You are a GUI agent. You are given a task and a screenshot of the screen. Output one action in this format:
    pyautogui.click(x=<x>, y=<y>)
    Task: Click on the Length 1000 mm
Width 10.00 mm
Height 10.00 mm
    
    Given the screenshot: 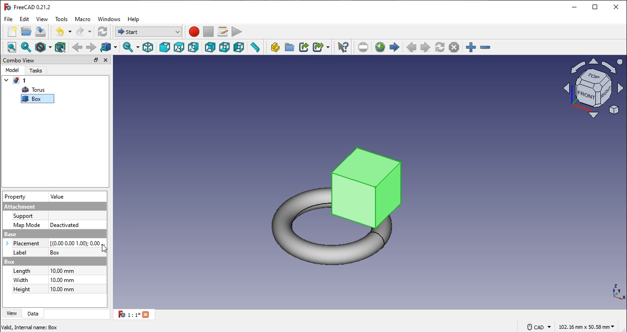 What is the action you would take?
    pyautogui.click(x=56, y=282)
    